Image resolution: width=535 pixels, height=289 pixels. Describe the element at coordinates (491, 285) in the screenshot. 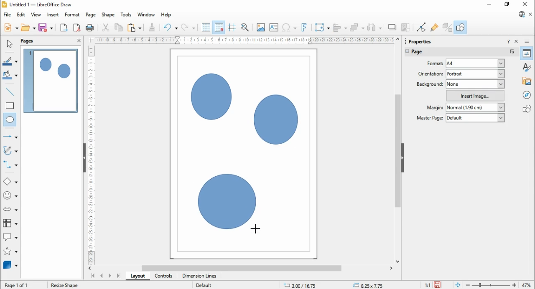

I see `zoom slider` at that location.